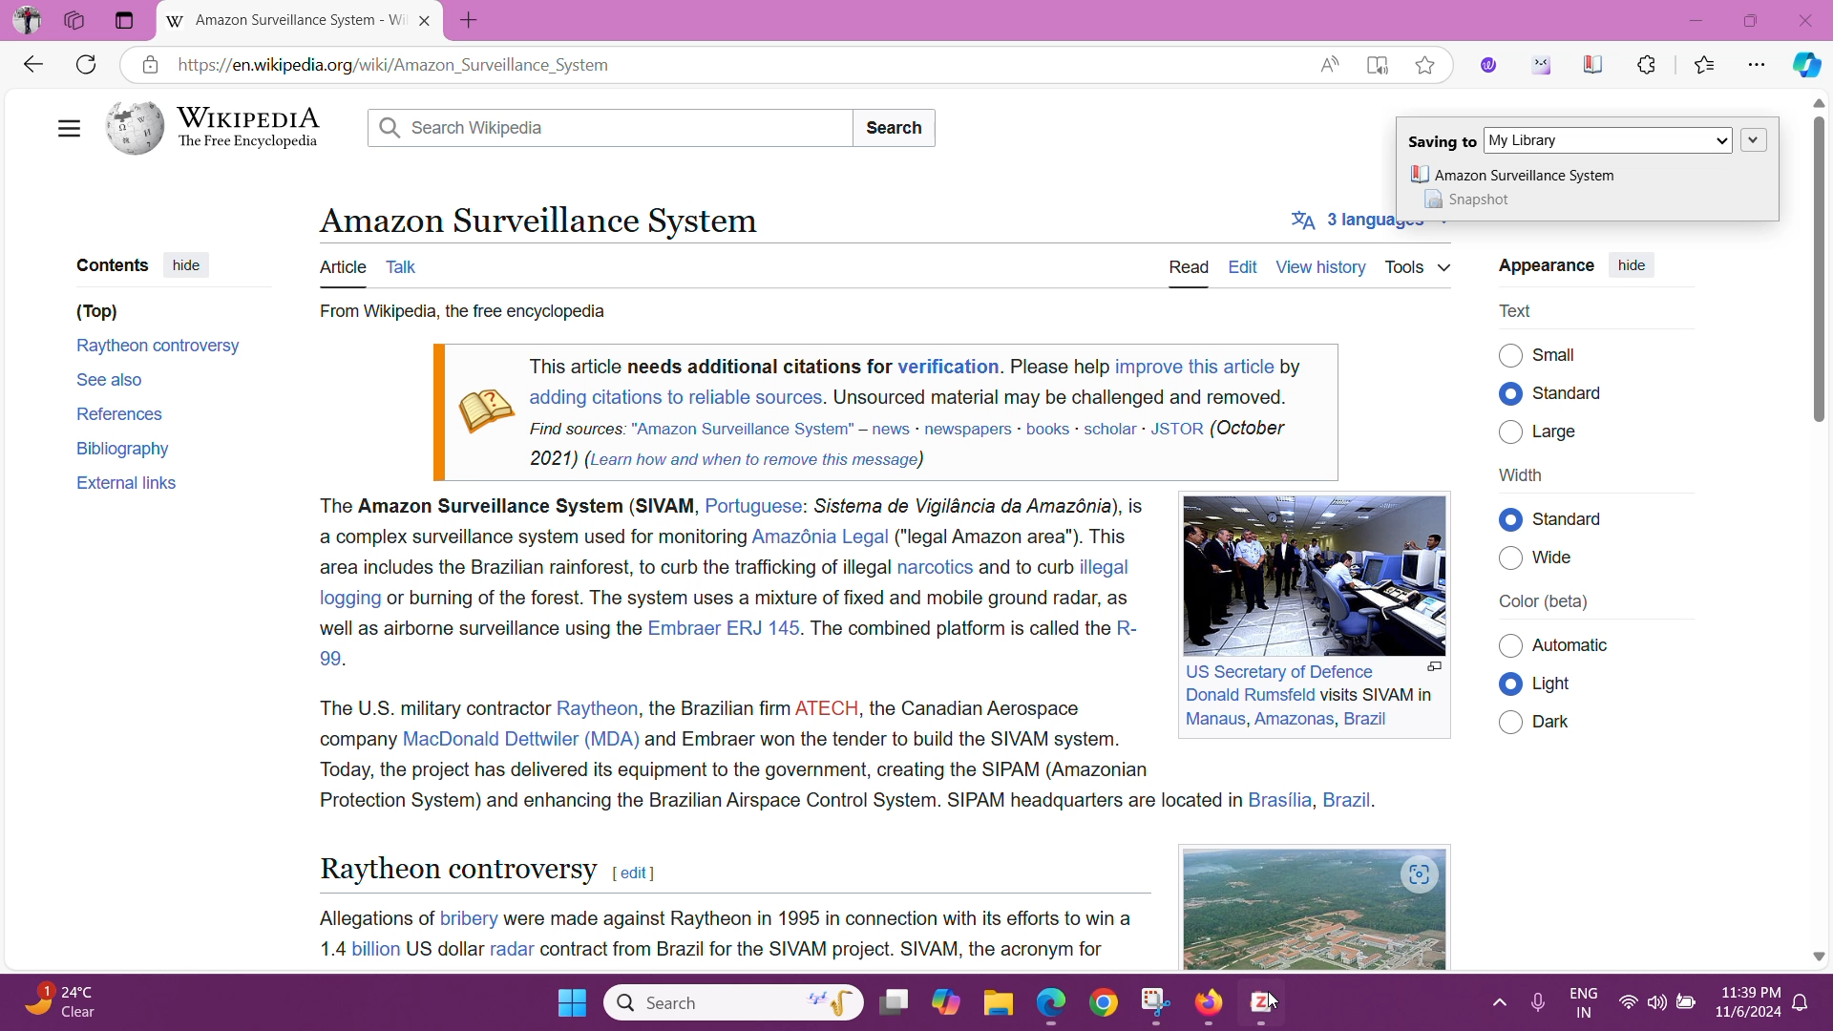 Image resolution: width=1833 pixels, height=1031 pixels. Describe the element at coordinates (143, 263) in the screenshot. I see `Contents hide` at that location.